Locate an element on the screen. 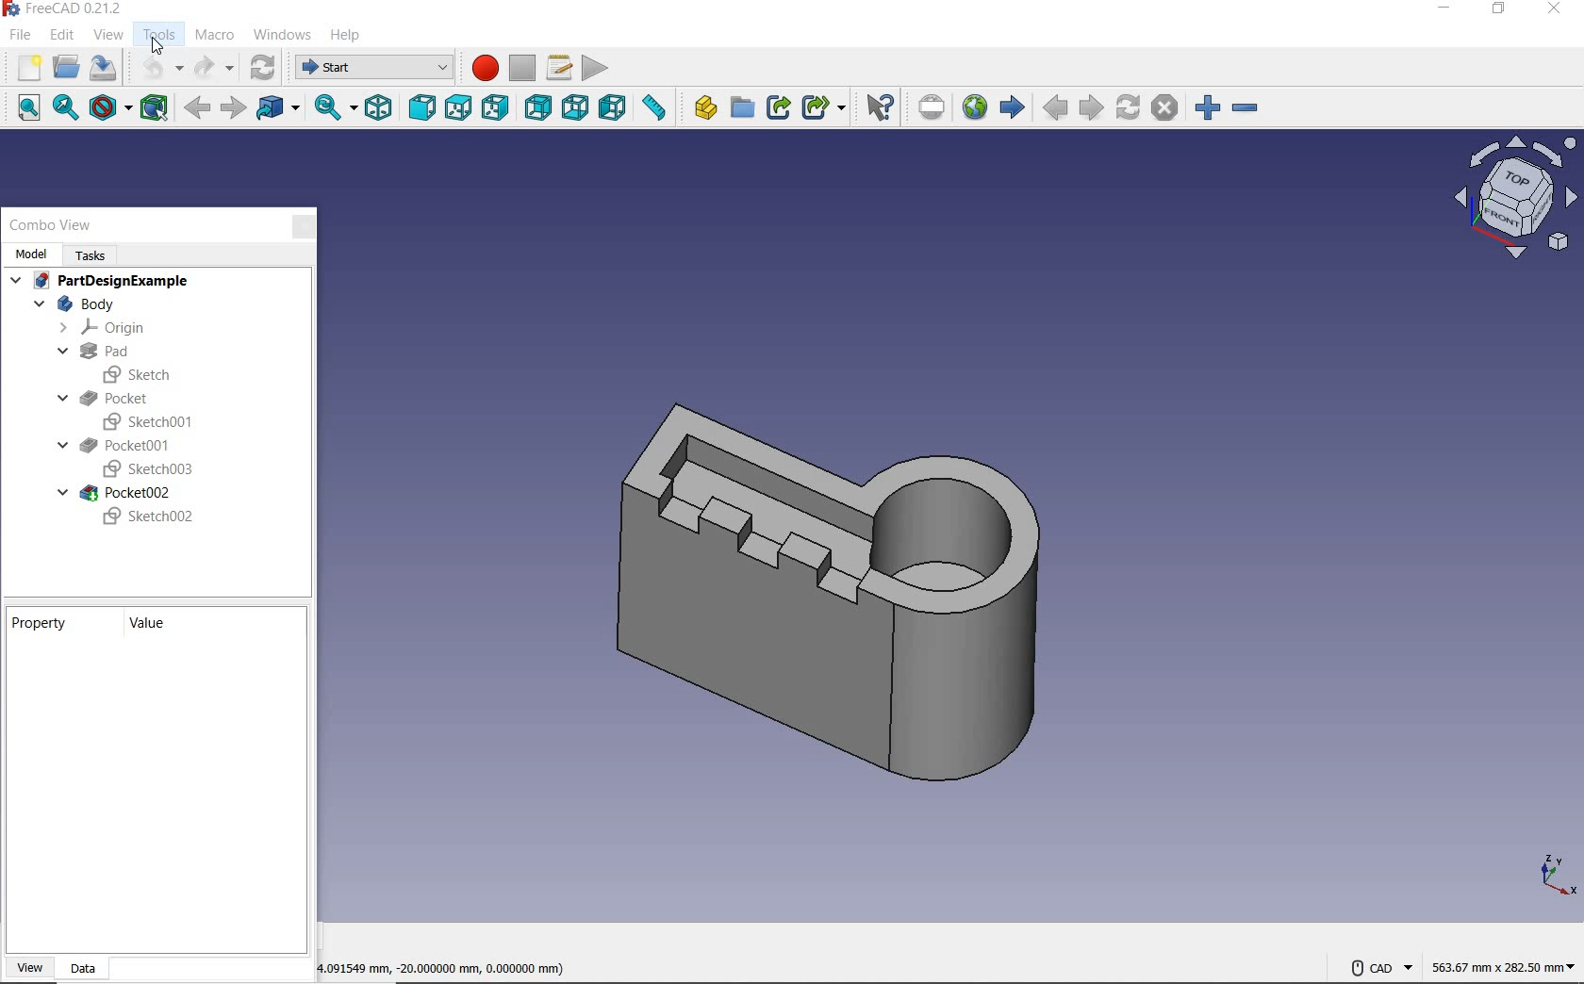 The height and width of the screenshot is (984, 1584). Stop loading is located at coordinates (1166, 105).